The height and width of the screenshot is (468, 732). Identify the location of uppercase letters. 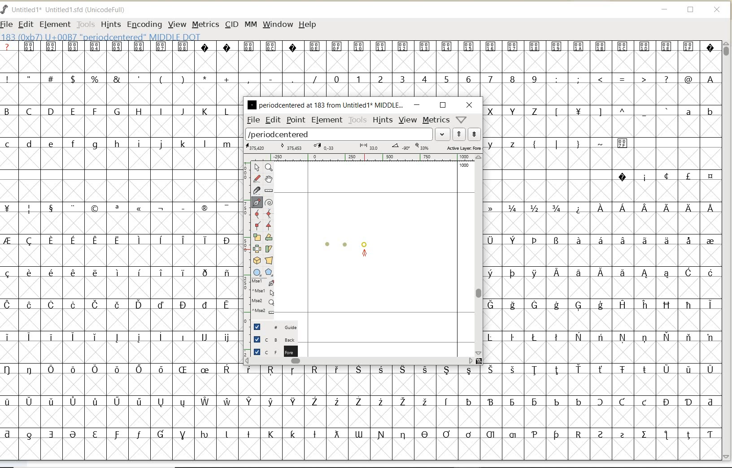
(514, 111).